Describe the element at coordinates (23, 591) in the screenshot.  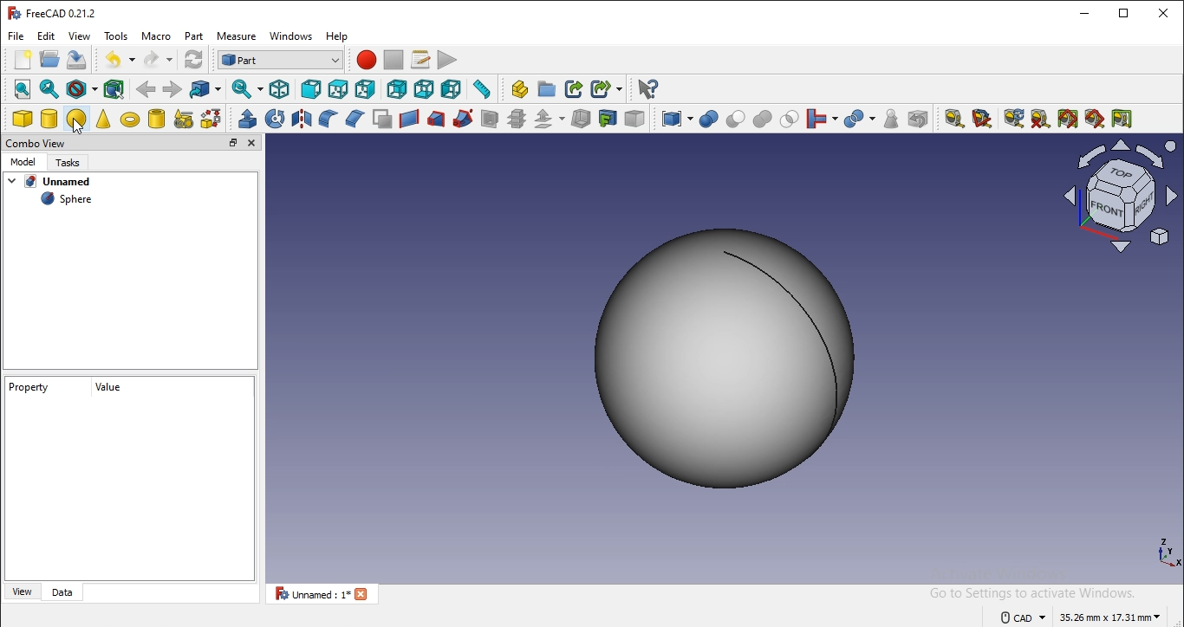
I see `view` at that location.